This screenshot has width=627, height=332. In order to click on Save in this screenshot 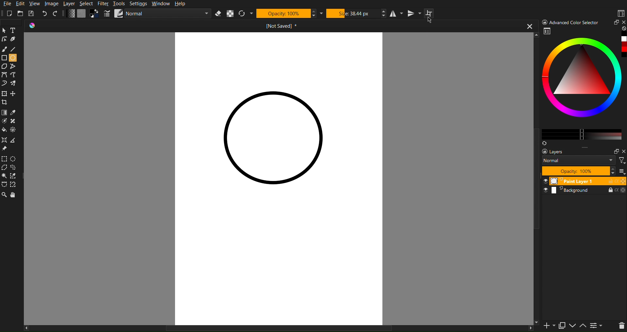, I will do `click(33, 14)`.